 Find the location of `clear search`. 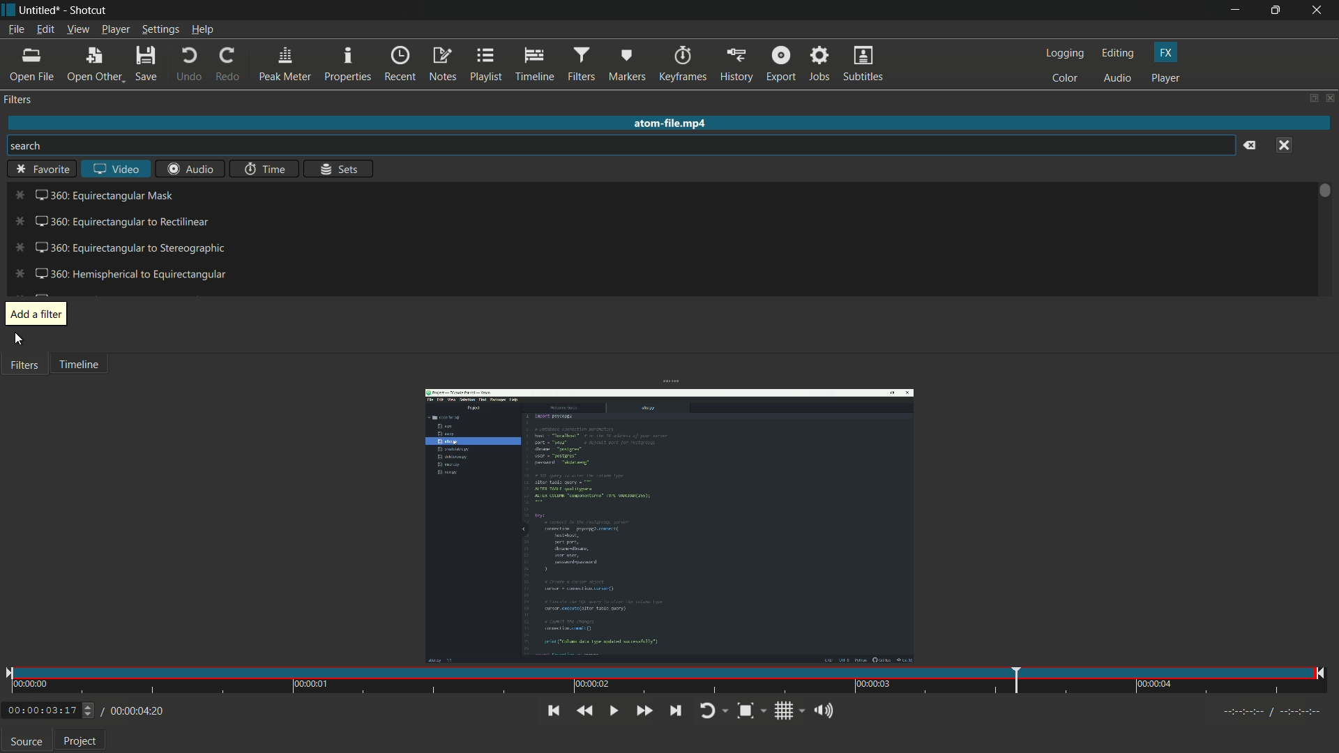

clear search is located at coordinates (1250, 145).